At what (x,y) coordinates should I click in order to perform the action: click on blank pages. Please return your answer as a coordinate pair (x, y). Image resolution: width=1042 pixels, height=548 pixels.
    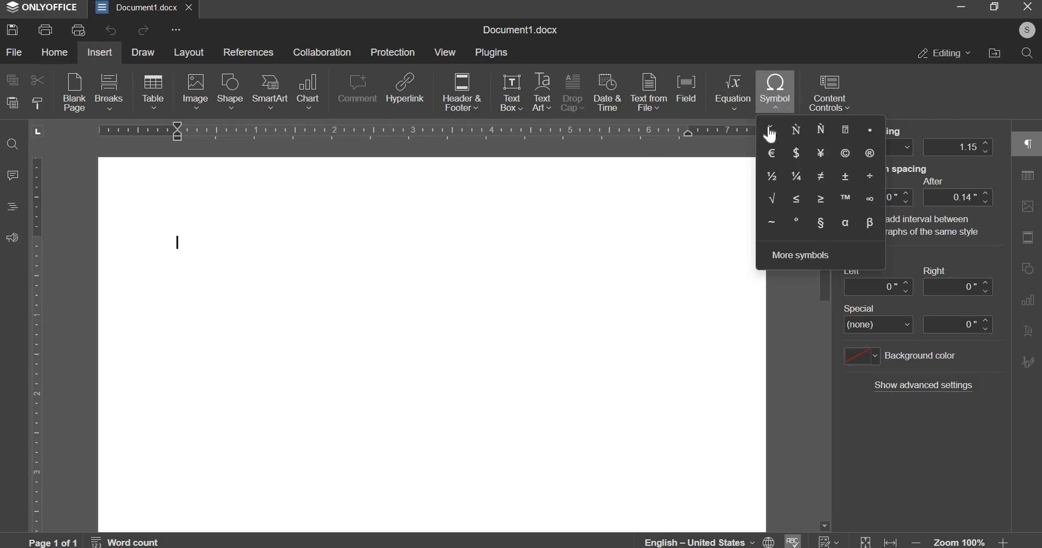
    Looking at the image, I should click on (74, 91).